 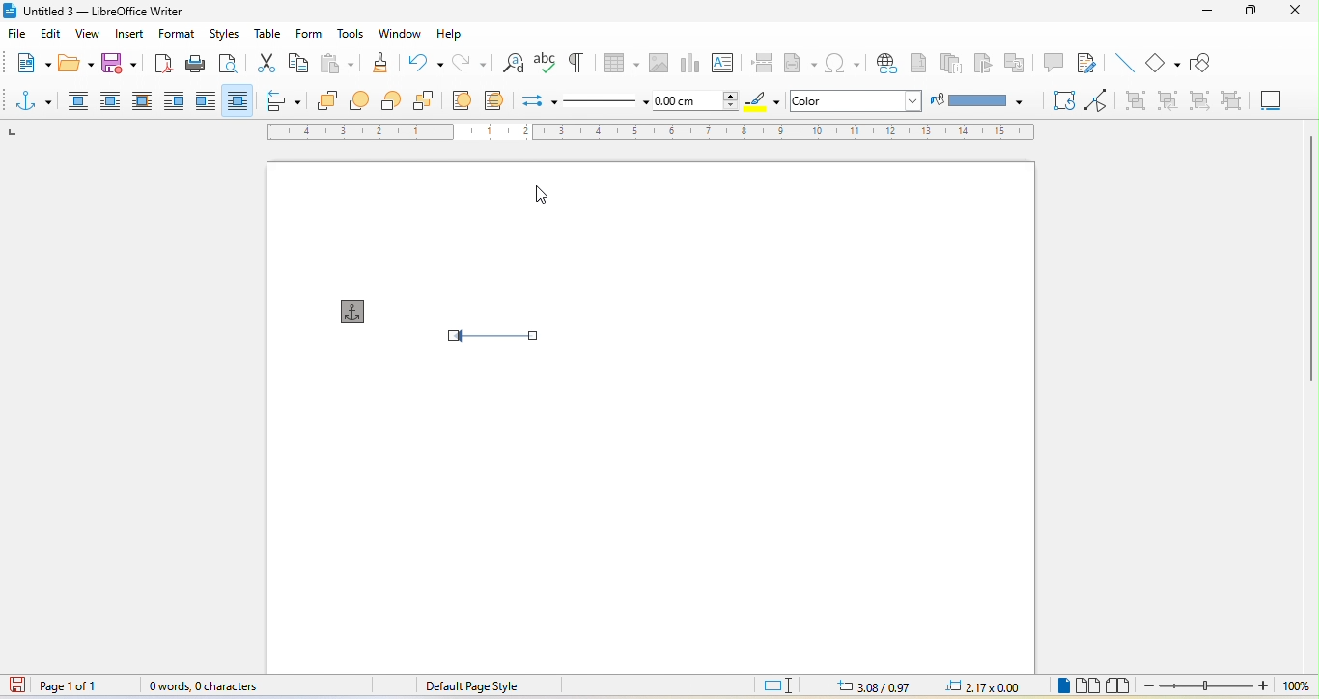 I want to click on line thickness, so click(x=696, y=99).